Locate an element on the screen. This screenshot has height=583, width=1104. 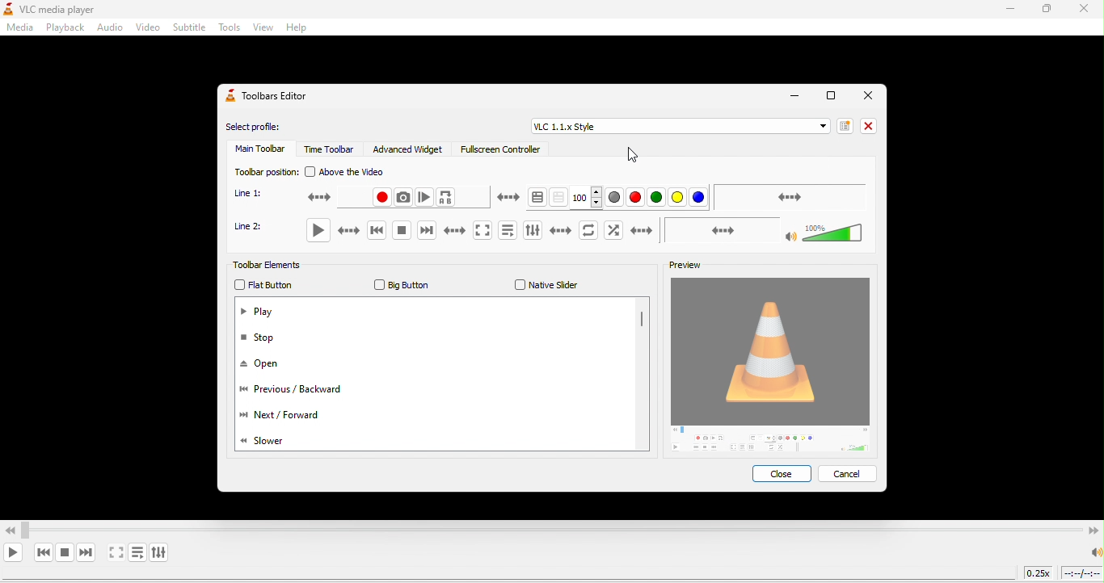
tollbar elements is located at coordinates (276, 266).